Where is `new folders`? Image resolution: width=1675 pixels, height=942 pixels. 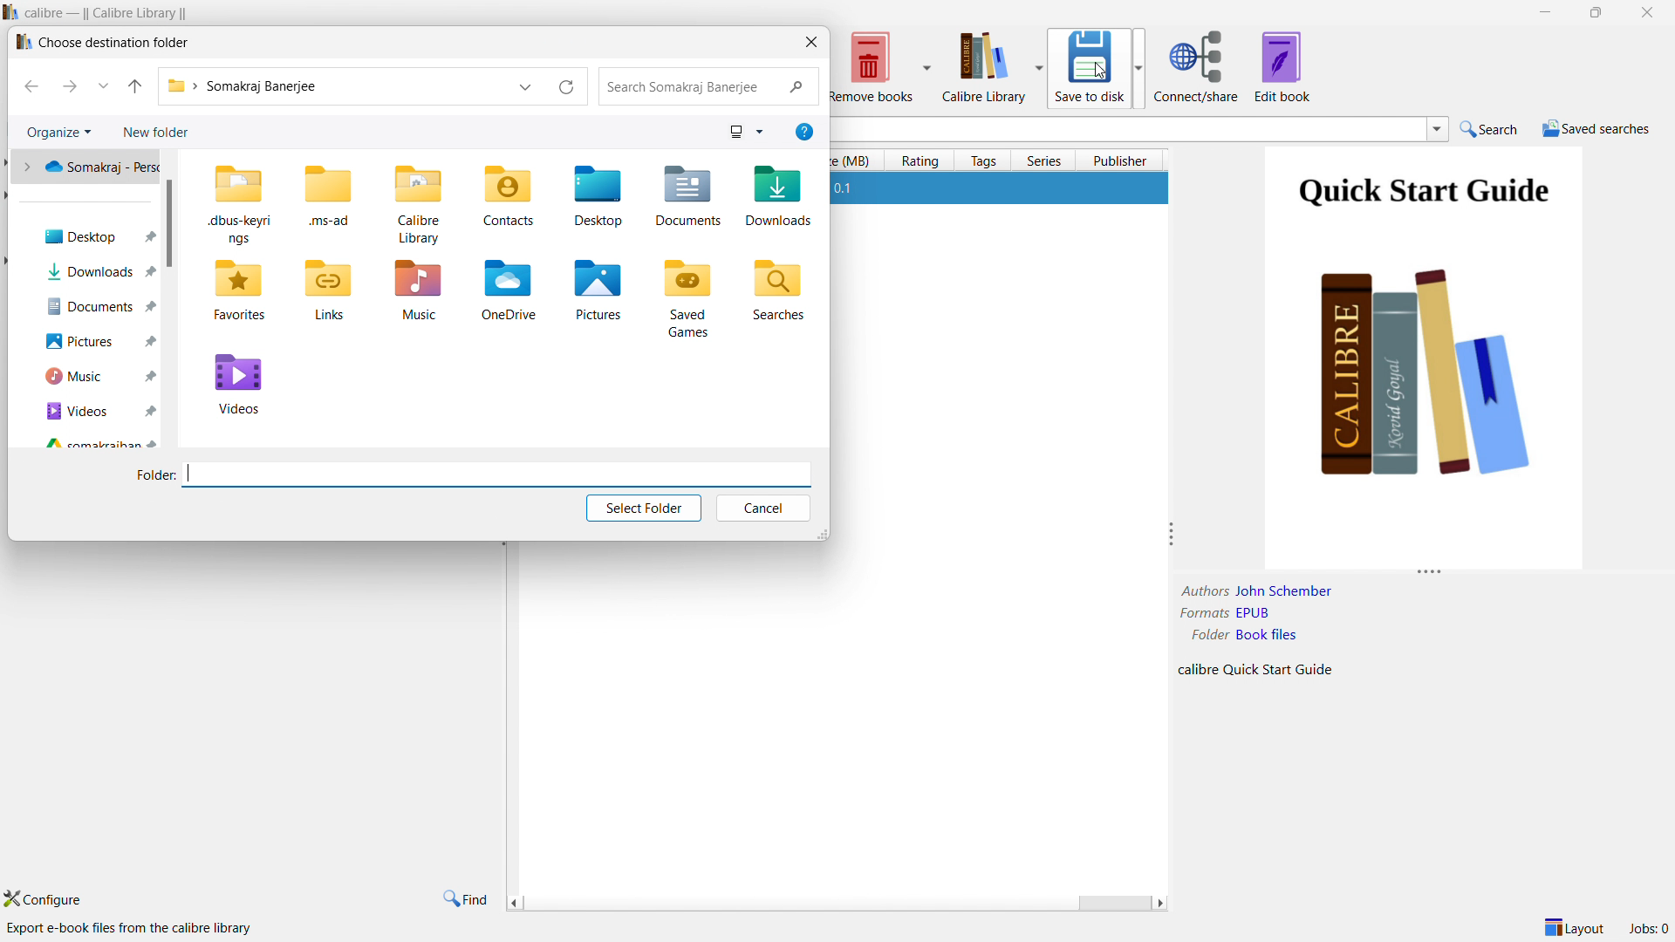 new folders is located at coordinates (152, 132).